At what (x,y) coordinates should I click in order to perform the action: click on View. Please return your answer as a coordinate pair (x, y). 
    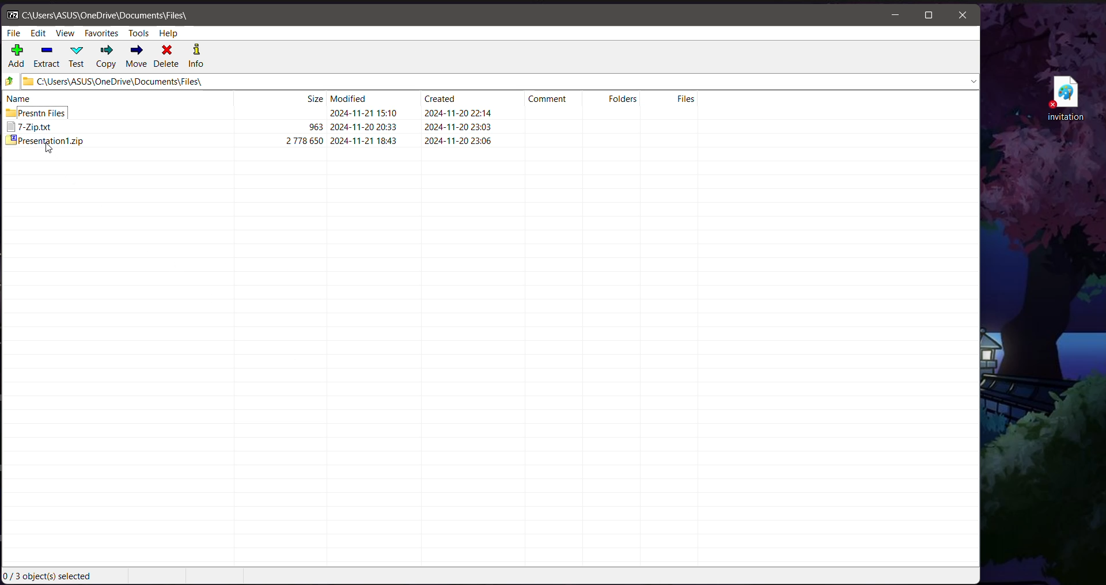
    Looking at the image, I should click on (66, 33).